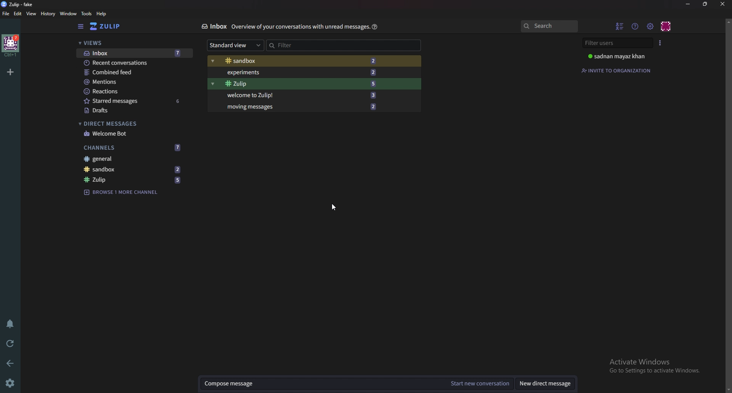  What do you see at coordinates (18, 14) in the screenshot?
I see `Edit` at bounding box center [18, 14].